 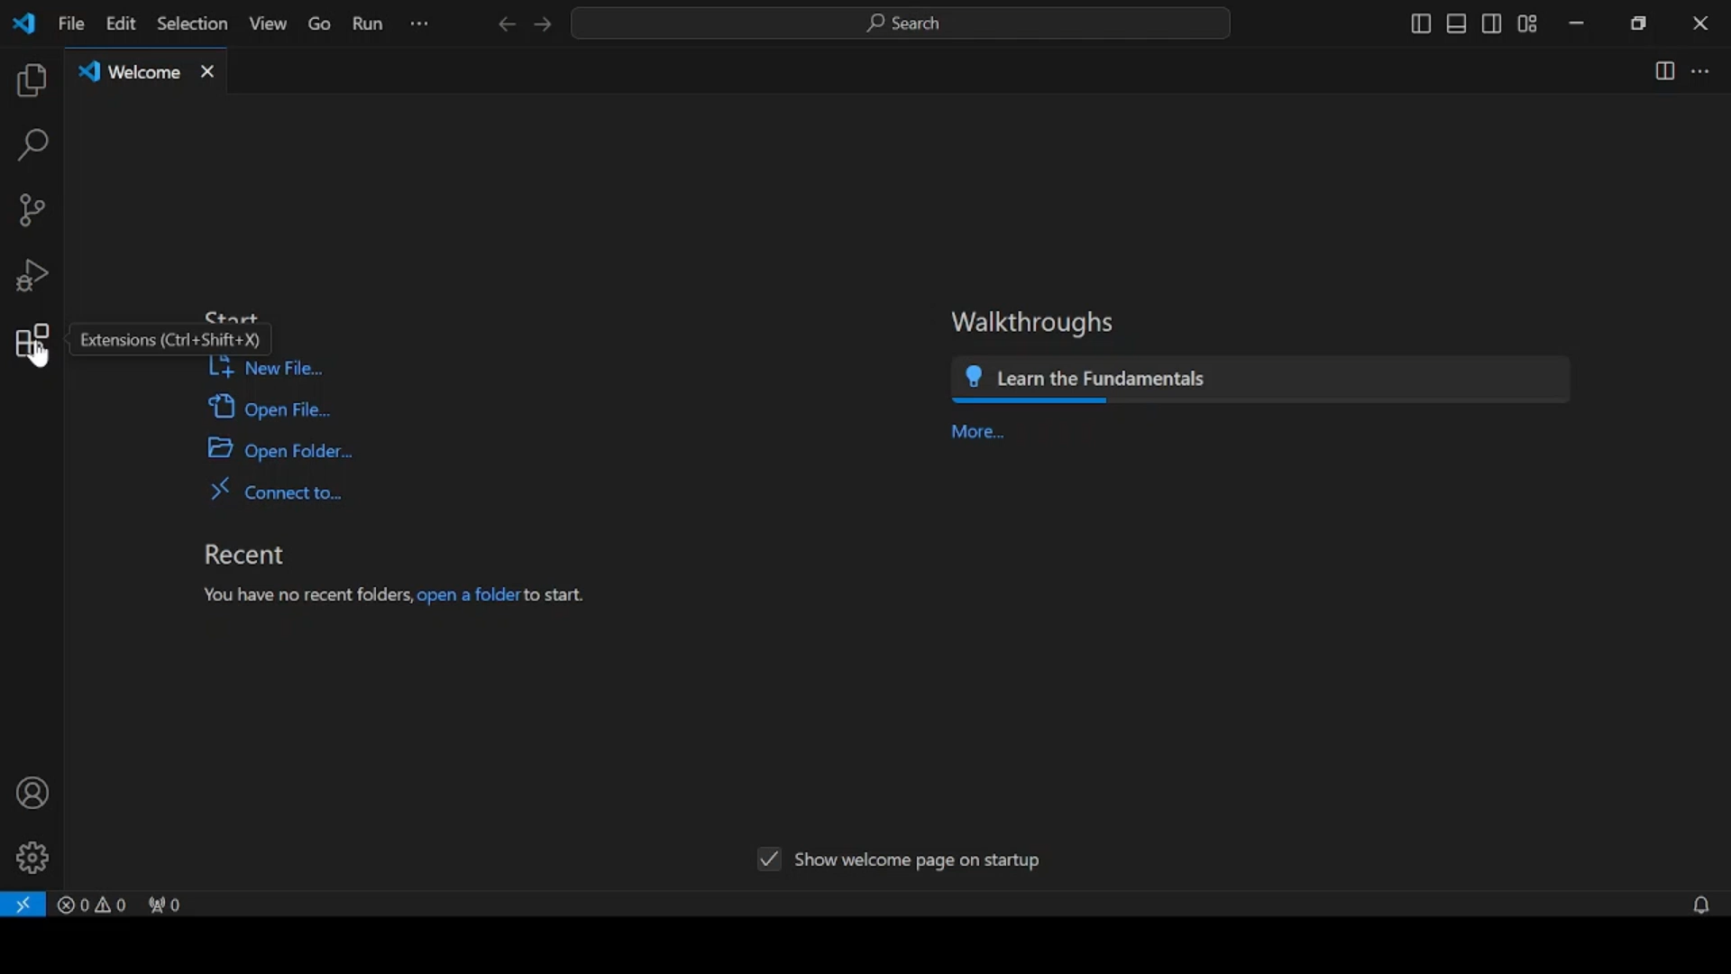 I want to click on open folder, so click(x=273, y=449).